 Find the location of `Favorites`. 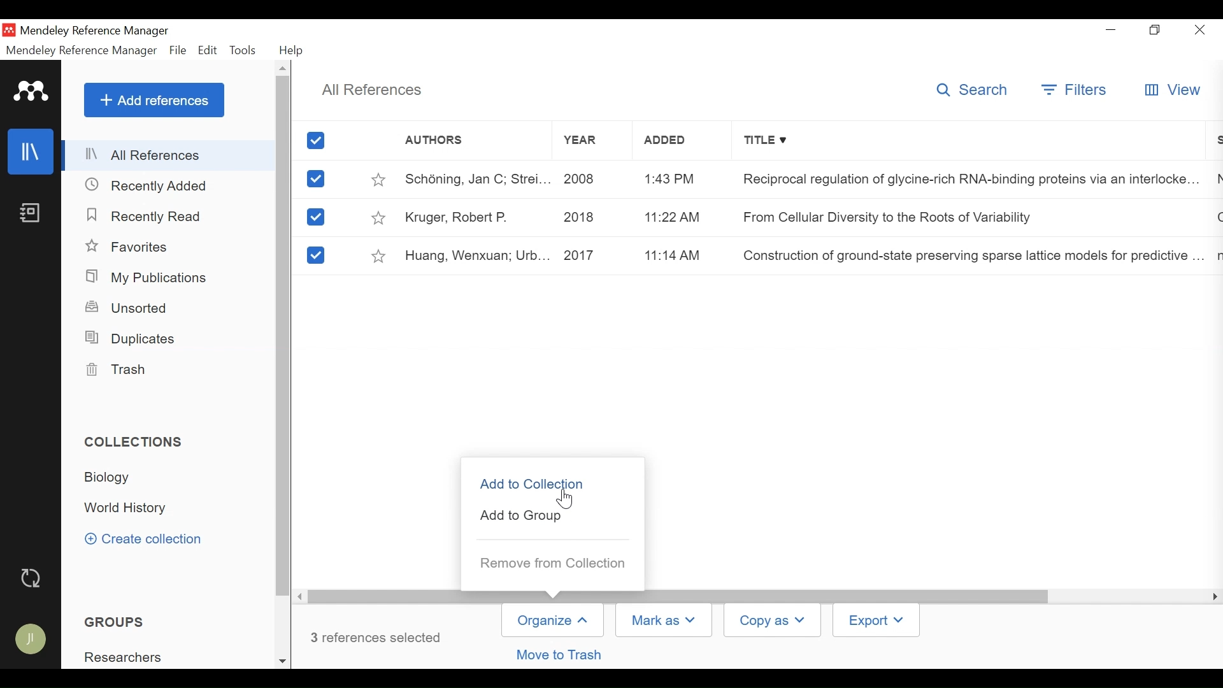

Favorites is located at coordinates (131, 247).